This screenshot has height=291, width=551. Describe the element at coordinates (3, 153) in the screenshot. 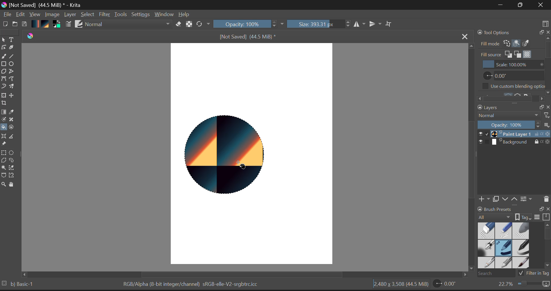

I see `Rectangle Selection` at that location.